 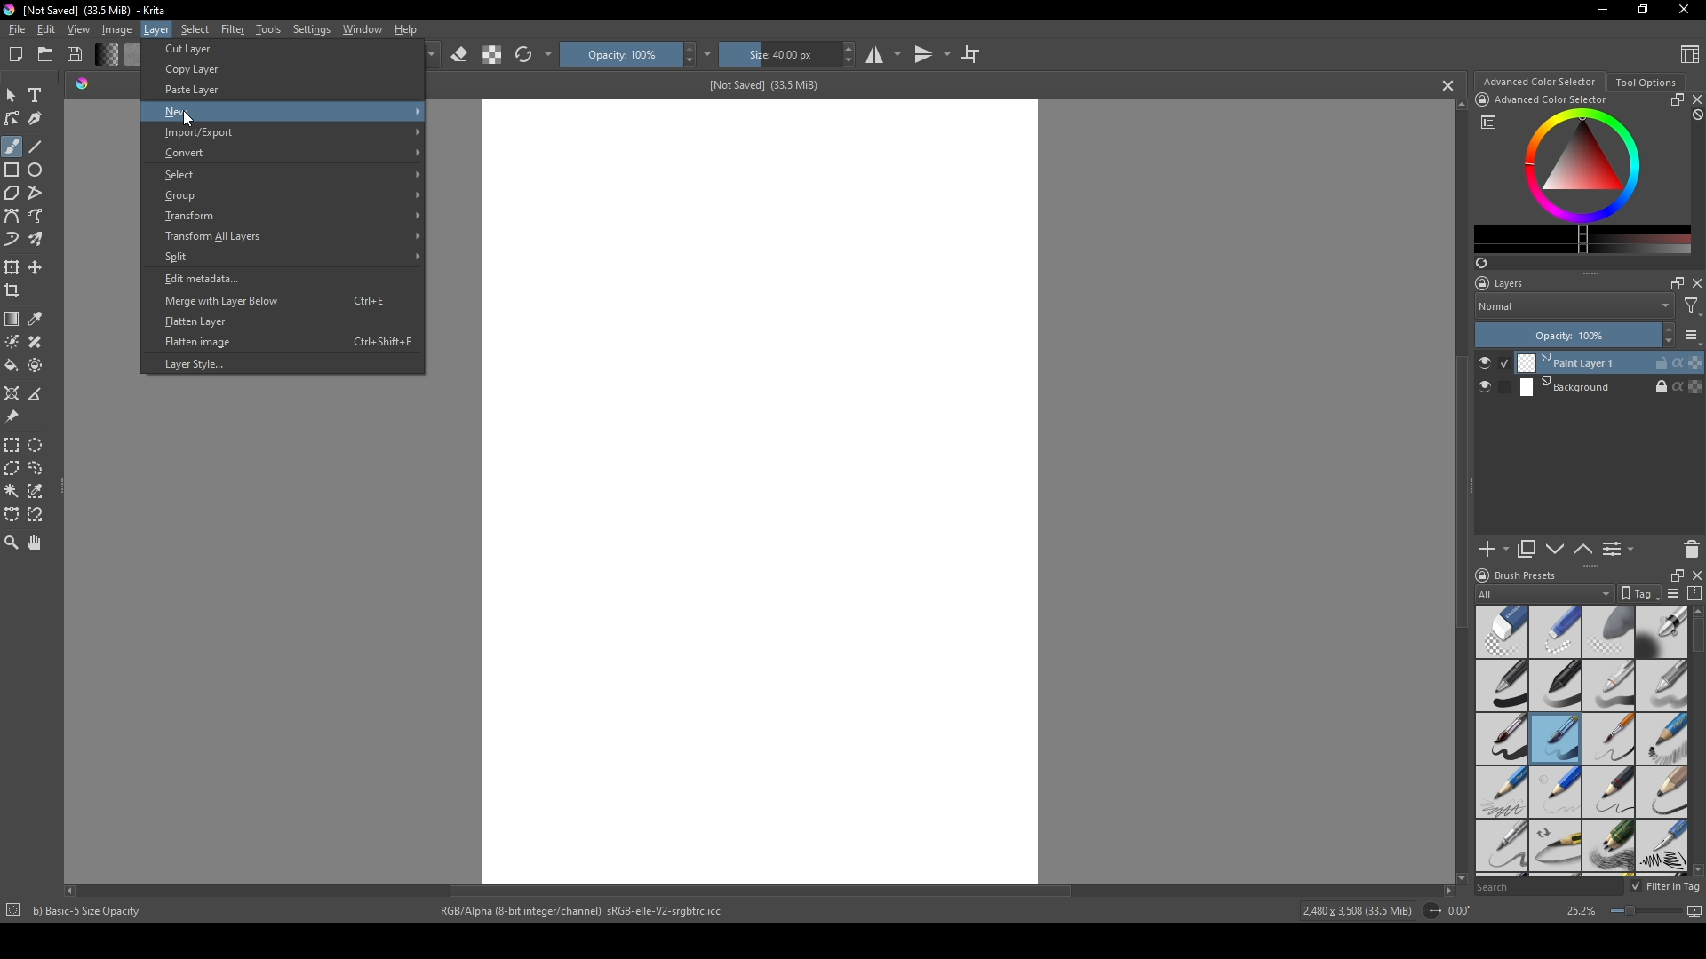 I want to click on pen, so click(x=1501, y=686).